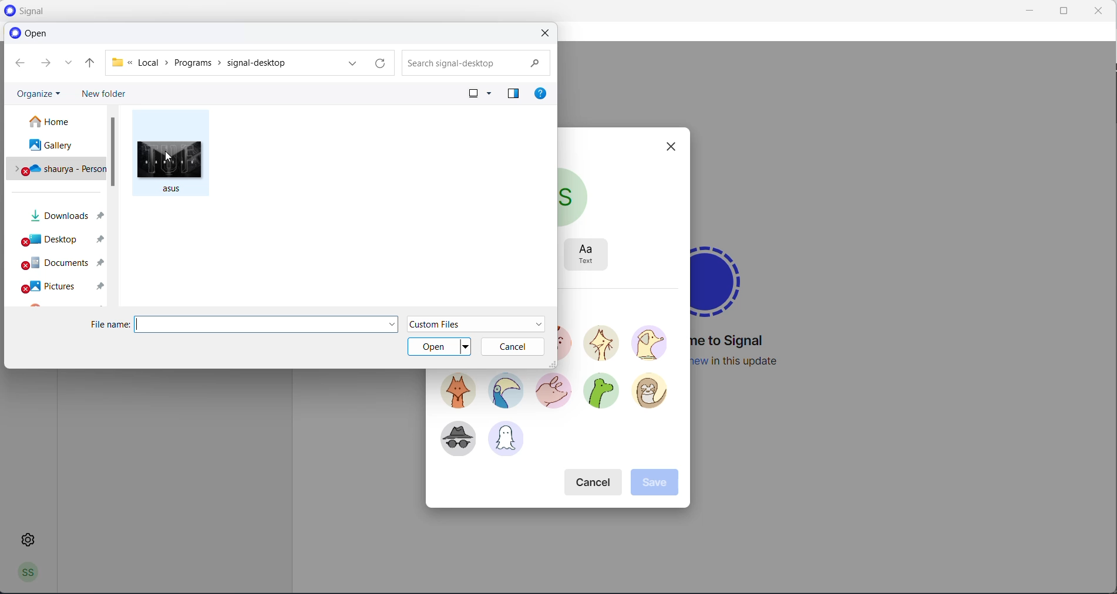  What do you see at coordinates (25, 575) in the screenshot?
I see `profile` at bounding box center [25, 575].